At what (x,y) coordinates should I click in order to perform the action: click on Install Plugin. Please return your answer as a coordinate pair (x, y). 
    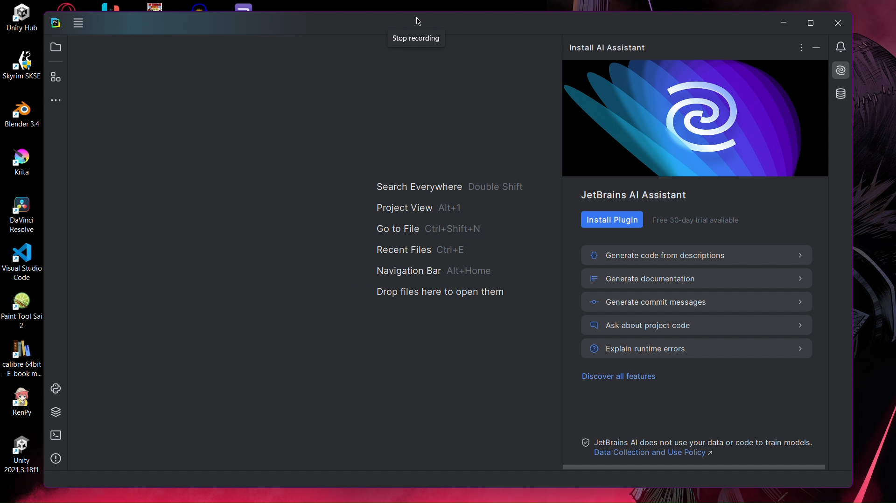
    Looking at the image, I should click on (612, 219).